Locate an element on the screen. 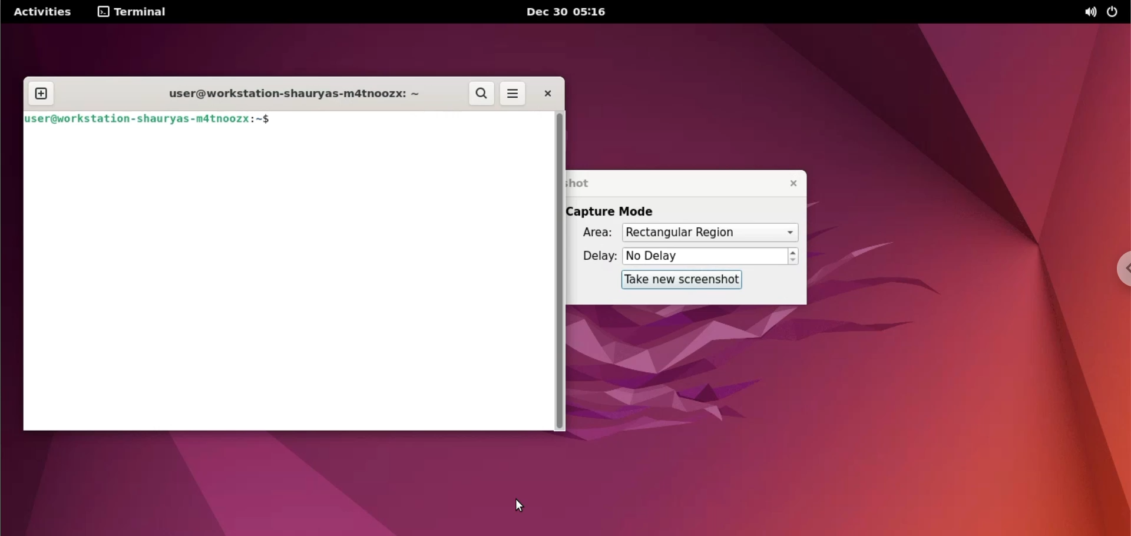 This screenshot has width=1131, height=536. close is located at coordinates (553, 94).